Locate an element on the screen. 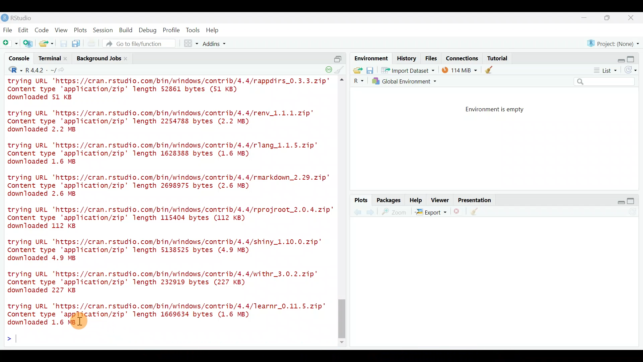 This screenshot has width=643, height=362. Save all open documents is located at coordinates (77, 44).